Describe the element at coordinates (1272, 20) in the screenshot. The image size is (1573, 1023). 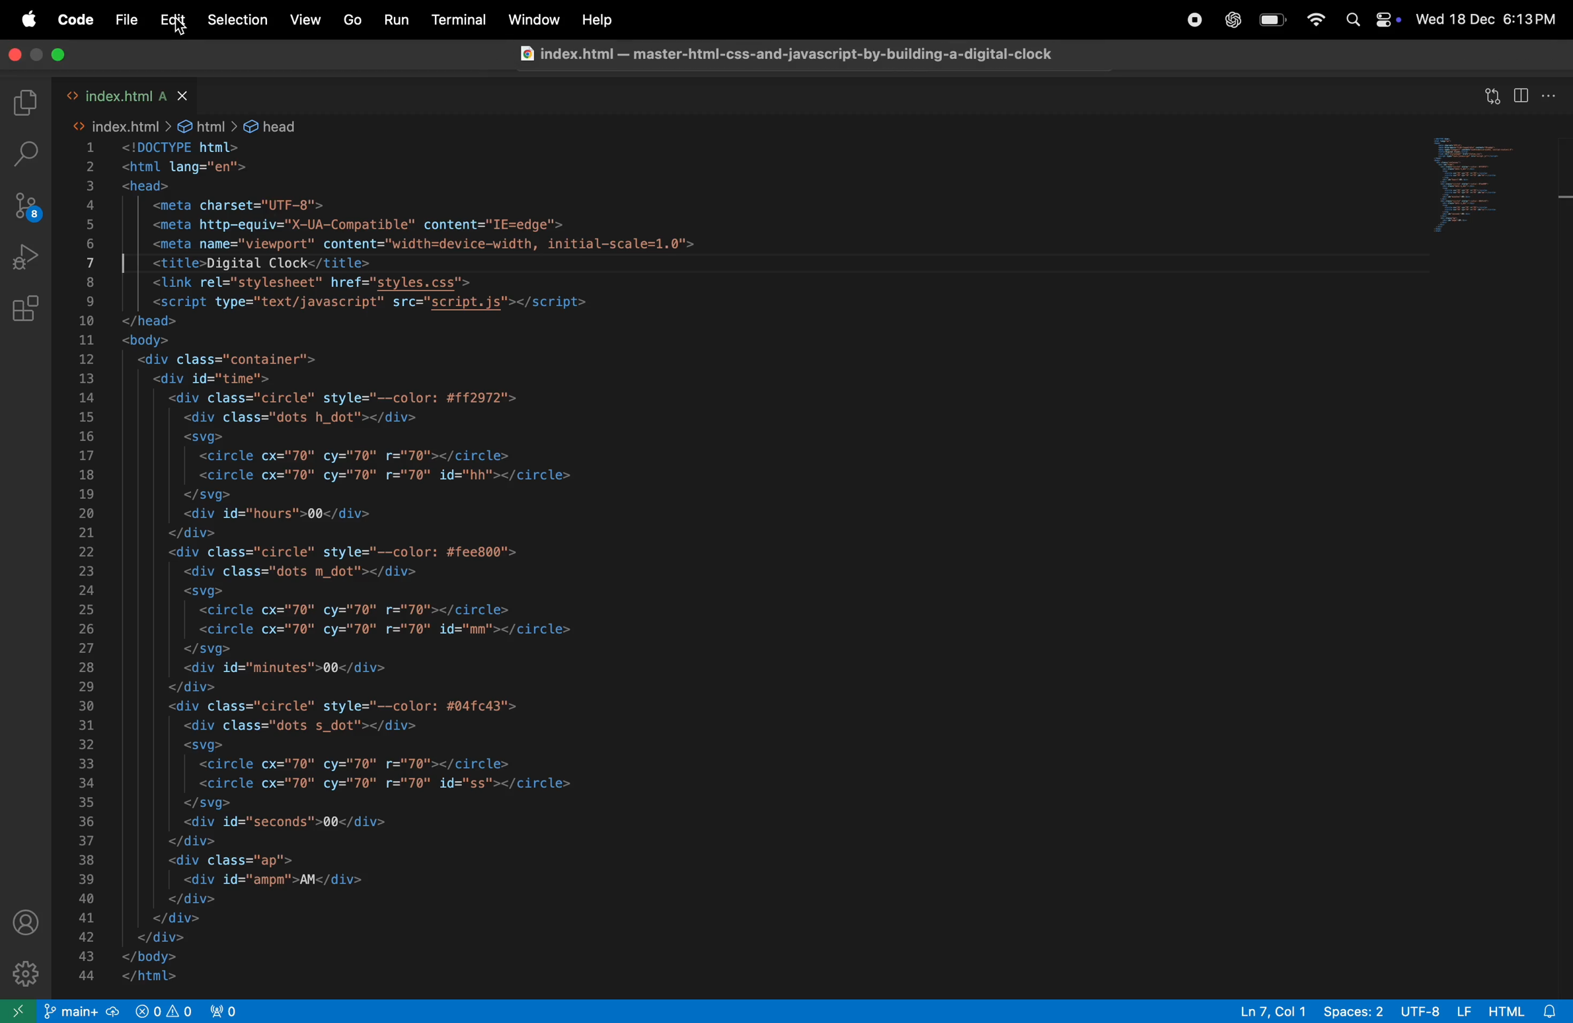
I see `battery` at that location.